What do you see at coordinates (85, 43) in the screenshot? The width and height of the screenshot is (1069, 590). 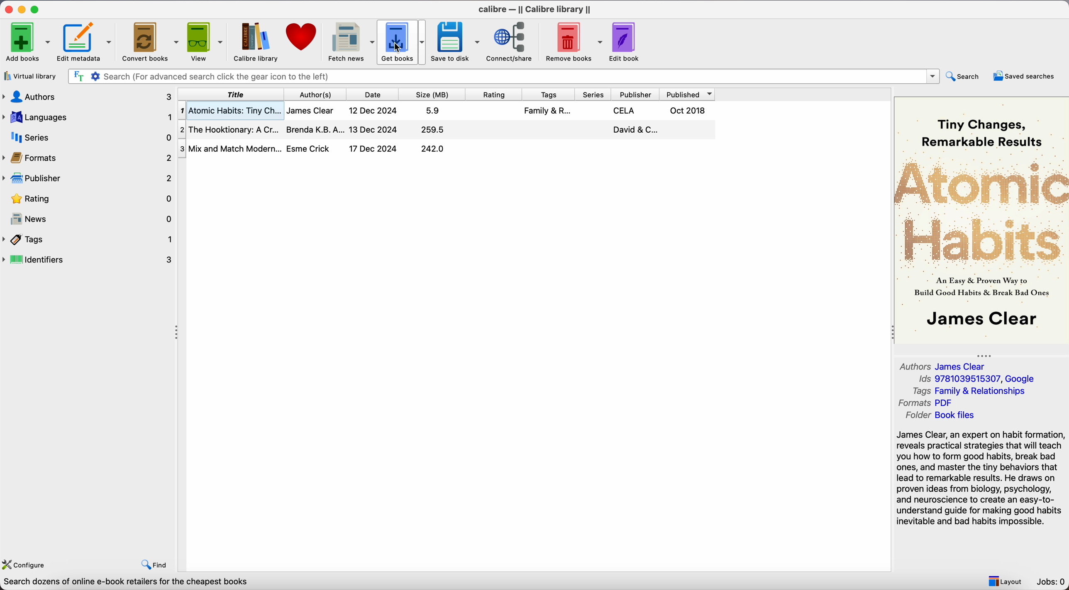 I see `edit metadata` at bounding box center [85, 43].